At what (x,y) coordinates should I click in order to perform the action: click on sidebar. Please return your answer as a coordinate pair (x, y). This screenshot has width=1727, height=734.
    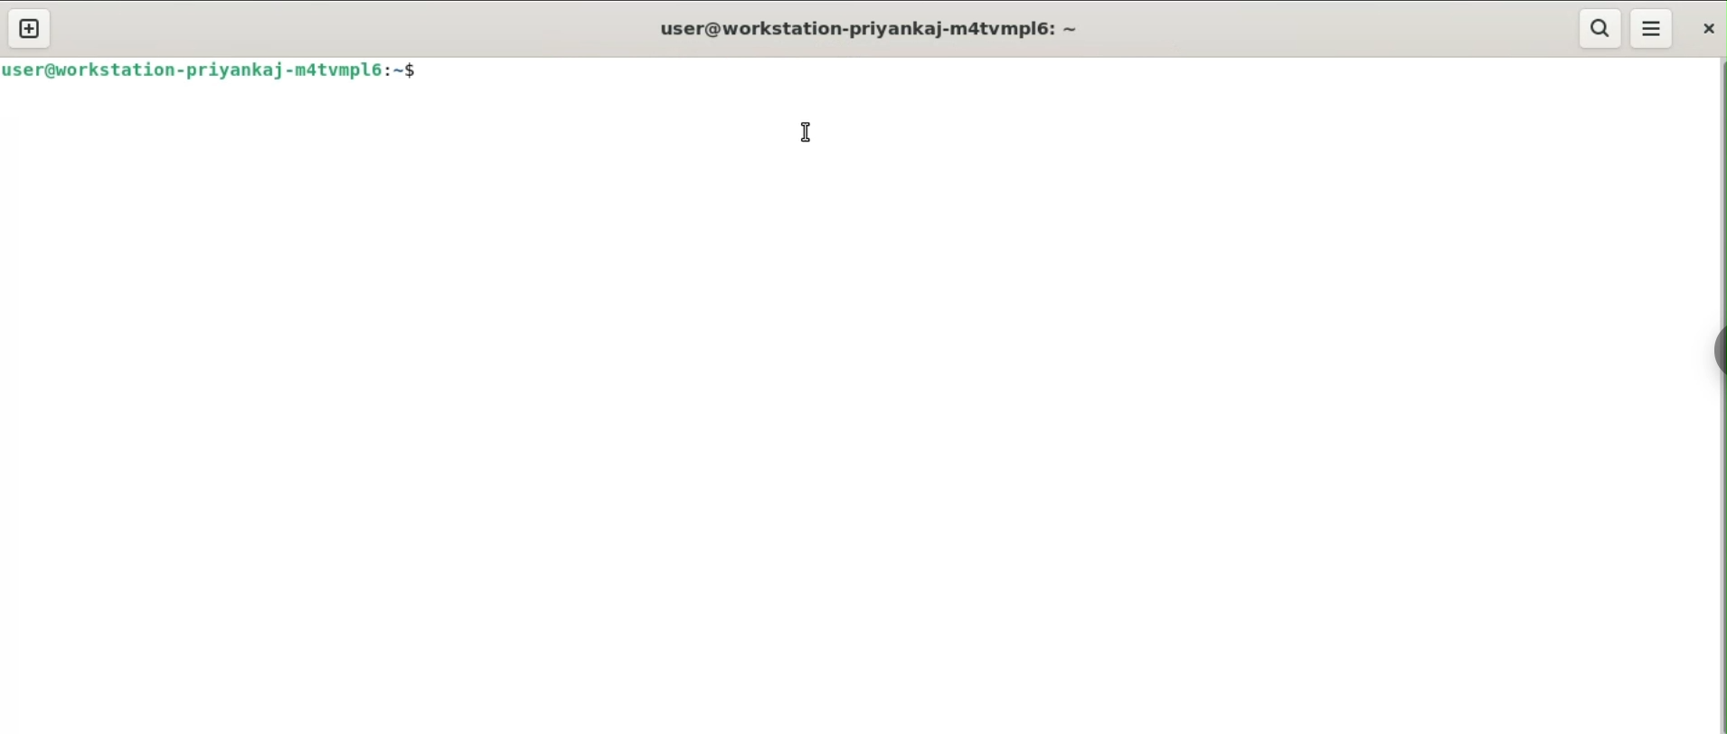
    Looking at the image, I should click on (1718, 353).